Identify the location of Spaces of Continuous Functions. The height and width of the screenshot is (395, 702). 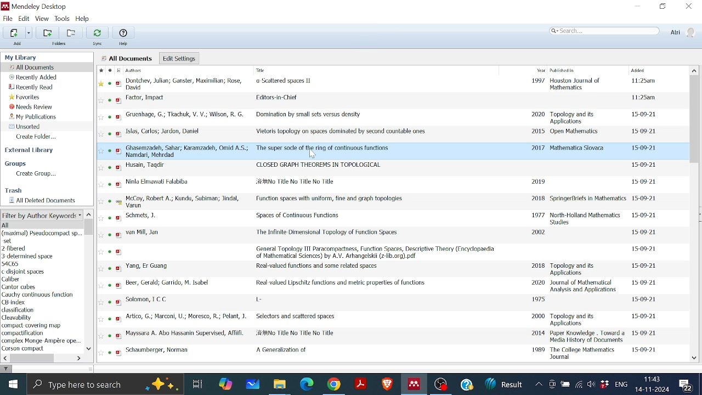
(388, 217).